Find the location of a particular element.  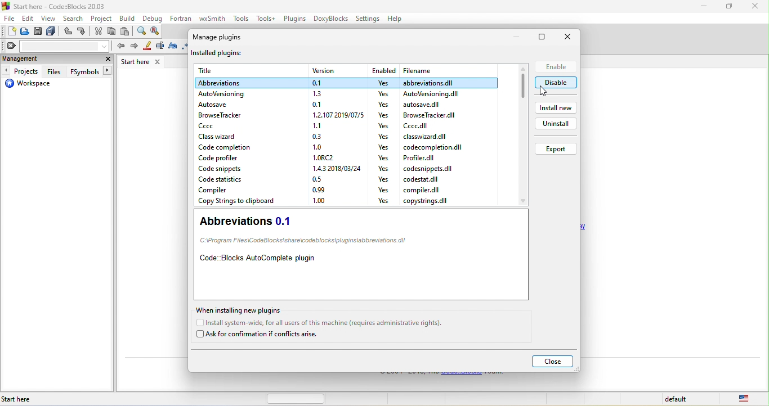

view is located at coordinates (48, 18).